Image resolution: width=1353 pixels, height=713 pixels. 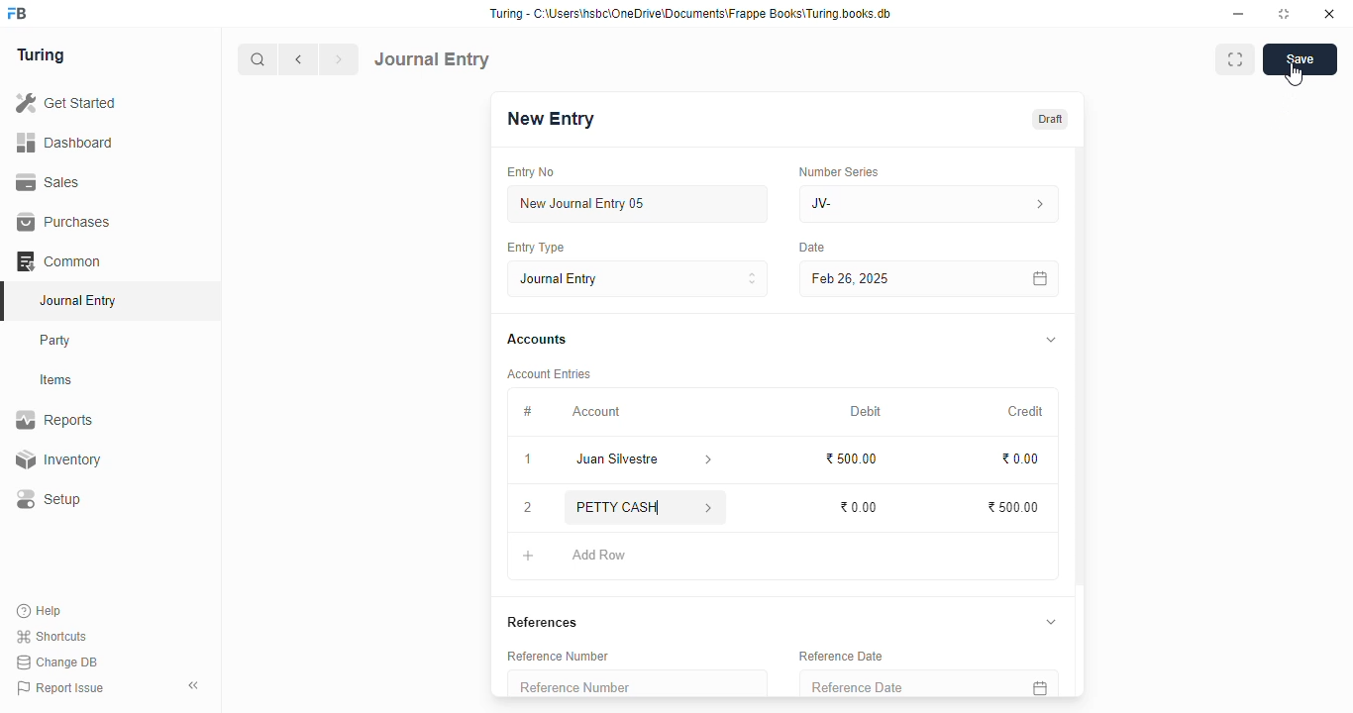 I want to click on 1, so click(x=530, y=461).